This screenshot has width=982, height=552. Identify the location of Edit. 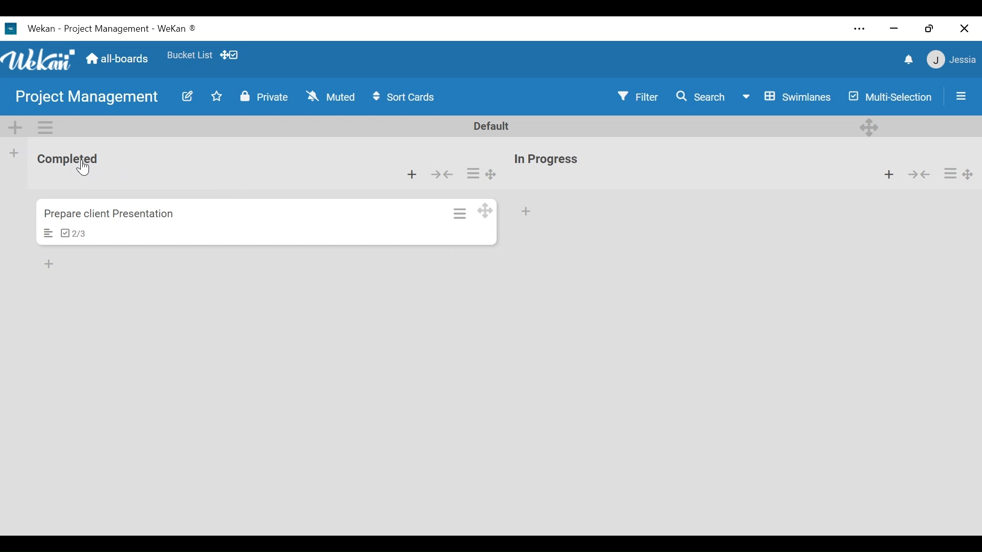
(189, 97).